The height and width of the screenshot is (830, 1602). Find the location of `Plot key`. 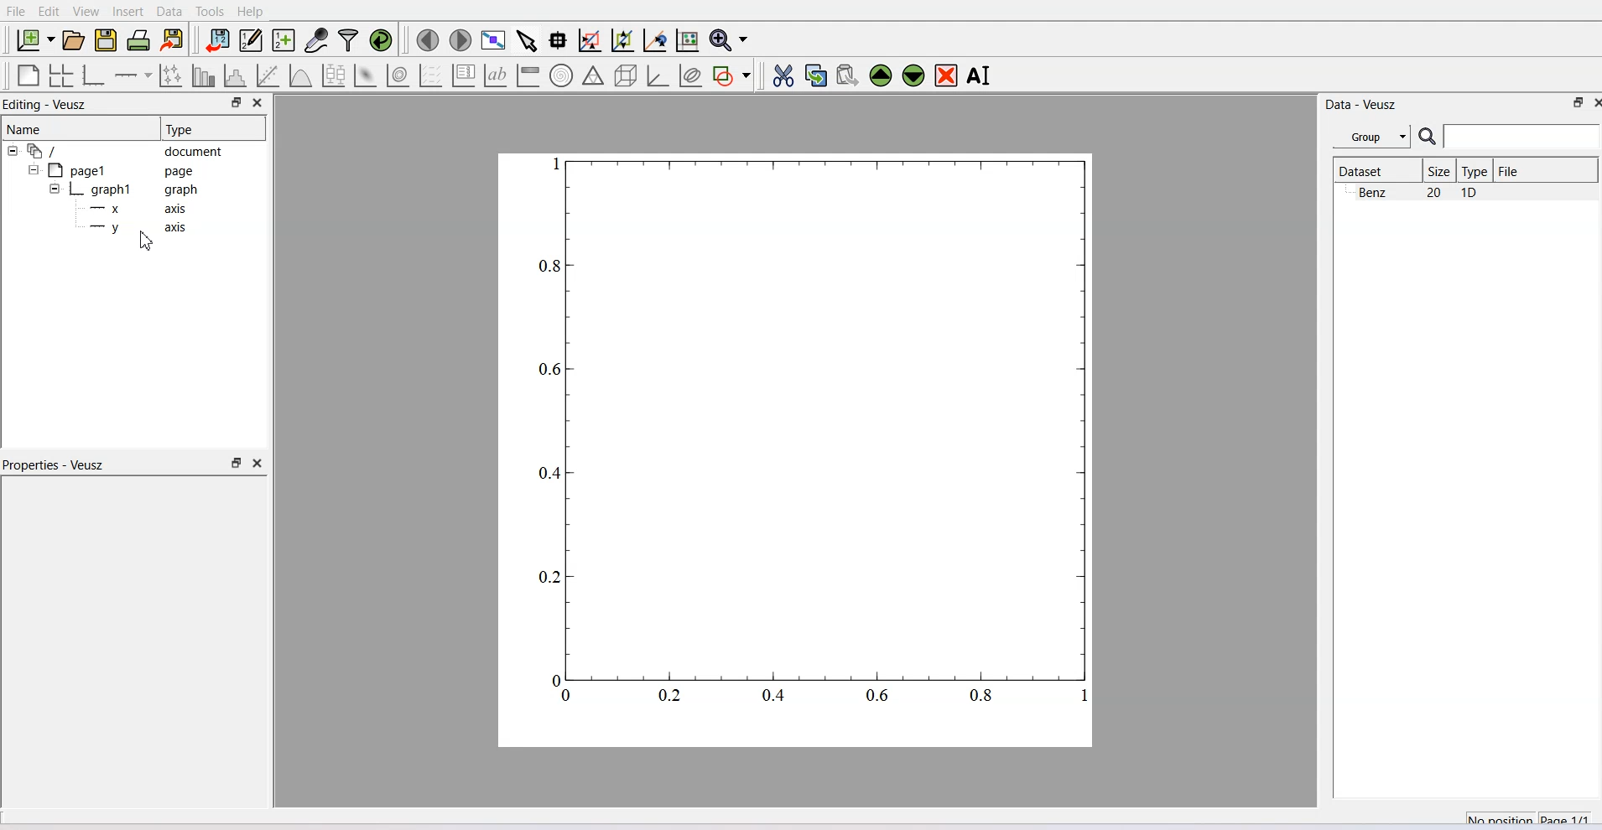

Plot key is located at coordinates (463, 75).